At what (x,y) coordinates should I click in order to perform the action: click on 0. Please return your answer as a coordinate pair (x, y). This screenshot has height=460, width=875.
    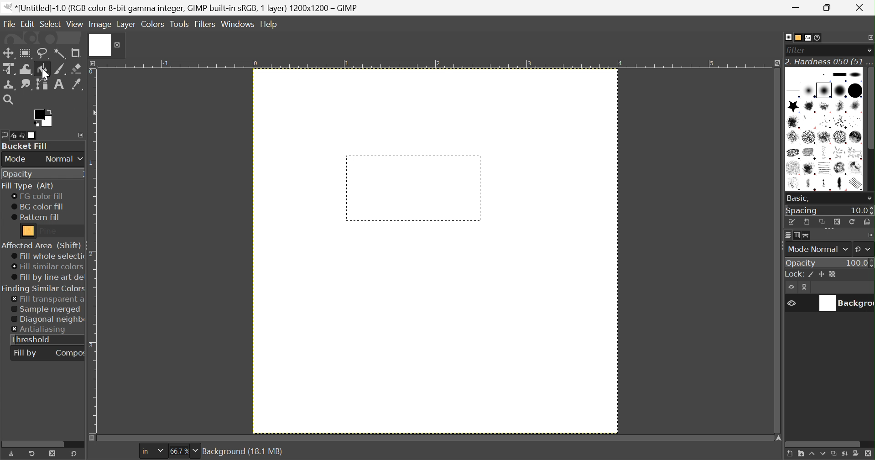
    Looking at the image, I should click on (92, 72).